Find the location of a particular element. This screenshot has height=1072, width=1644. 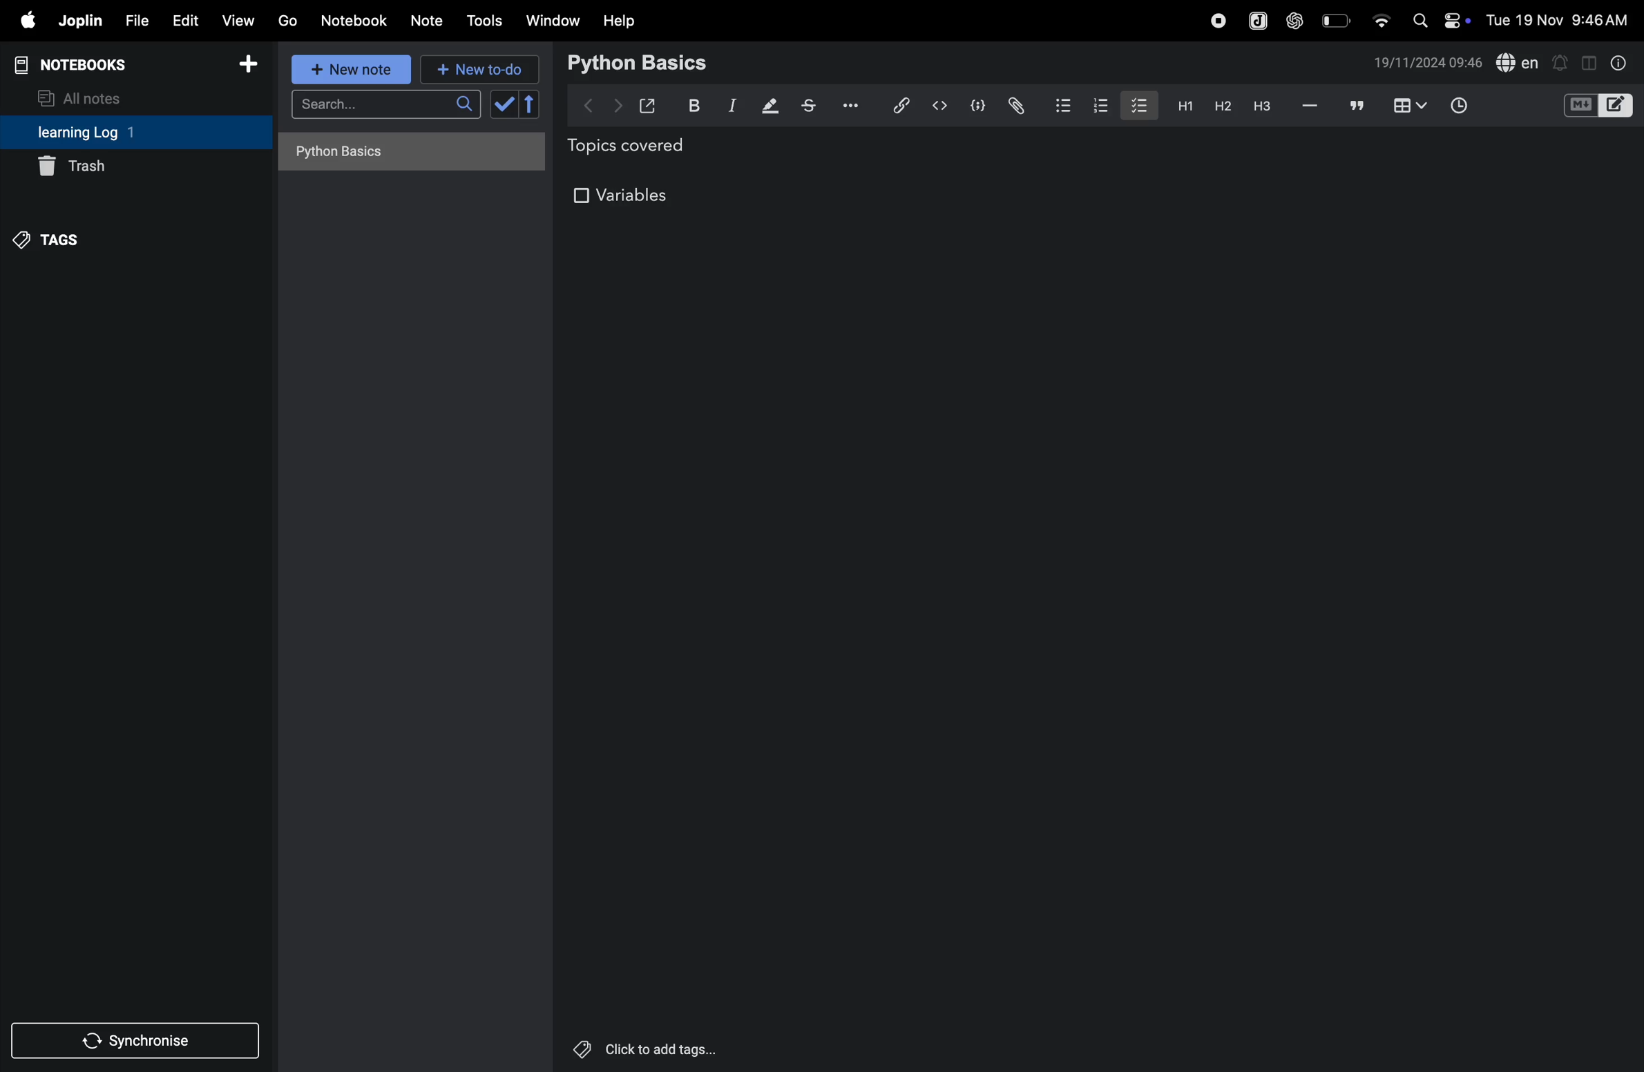

view is located at coordinates (239, 20).